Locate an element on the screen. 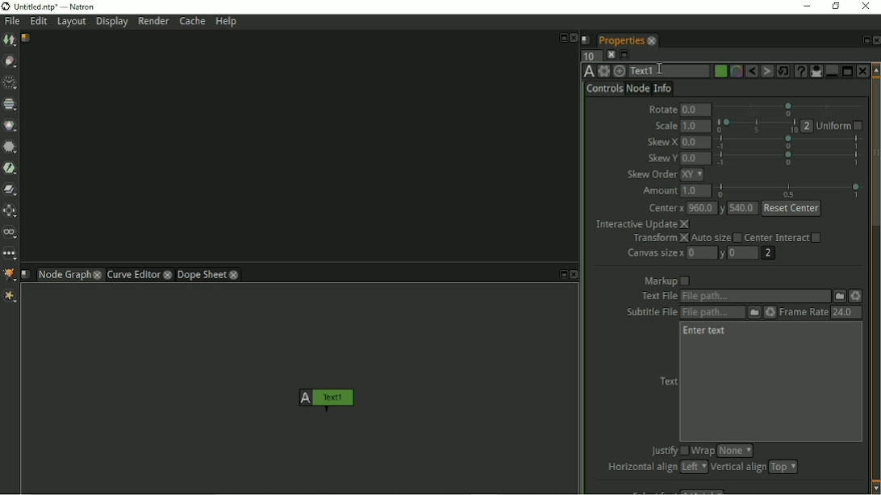  Undo is located at coordinates (751, 72).